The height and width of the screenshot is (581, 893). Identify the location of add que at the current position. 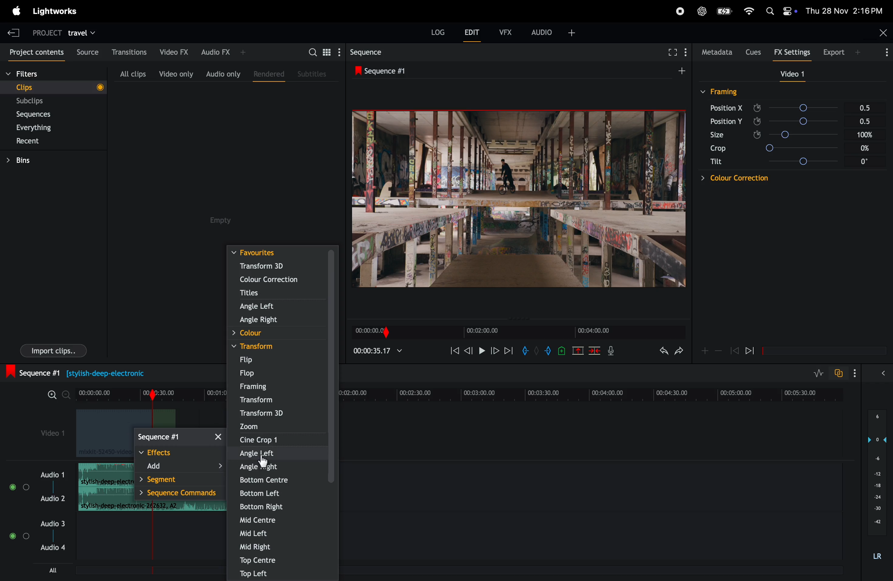
(562, 351).